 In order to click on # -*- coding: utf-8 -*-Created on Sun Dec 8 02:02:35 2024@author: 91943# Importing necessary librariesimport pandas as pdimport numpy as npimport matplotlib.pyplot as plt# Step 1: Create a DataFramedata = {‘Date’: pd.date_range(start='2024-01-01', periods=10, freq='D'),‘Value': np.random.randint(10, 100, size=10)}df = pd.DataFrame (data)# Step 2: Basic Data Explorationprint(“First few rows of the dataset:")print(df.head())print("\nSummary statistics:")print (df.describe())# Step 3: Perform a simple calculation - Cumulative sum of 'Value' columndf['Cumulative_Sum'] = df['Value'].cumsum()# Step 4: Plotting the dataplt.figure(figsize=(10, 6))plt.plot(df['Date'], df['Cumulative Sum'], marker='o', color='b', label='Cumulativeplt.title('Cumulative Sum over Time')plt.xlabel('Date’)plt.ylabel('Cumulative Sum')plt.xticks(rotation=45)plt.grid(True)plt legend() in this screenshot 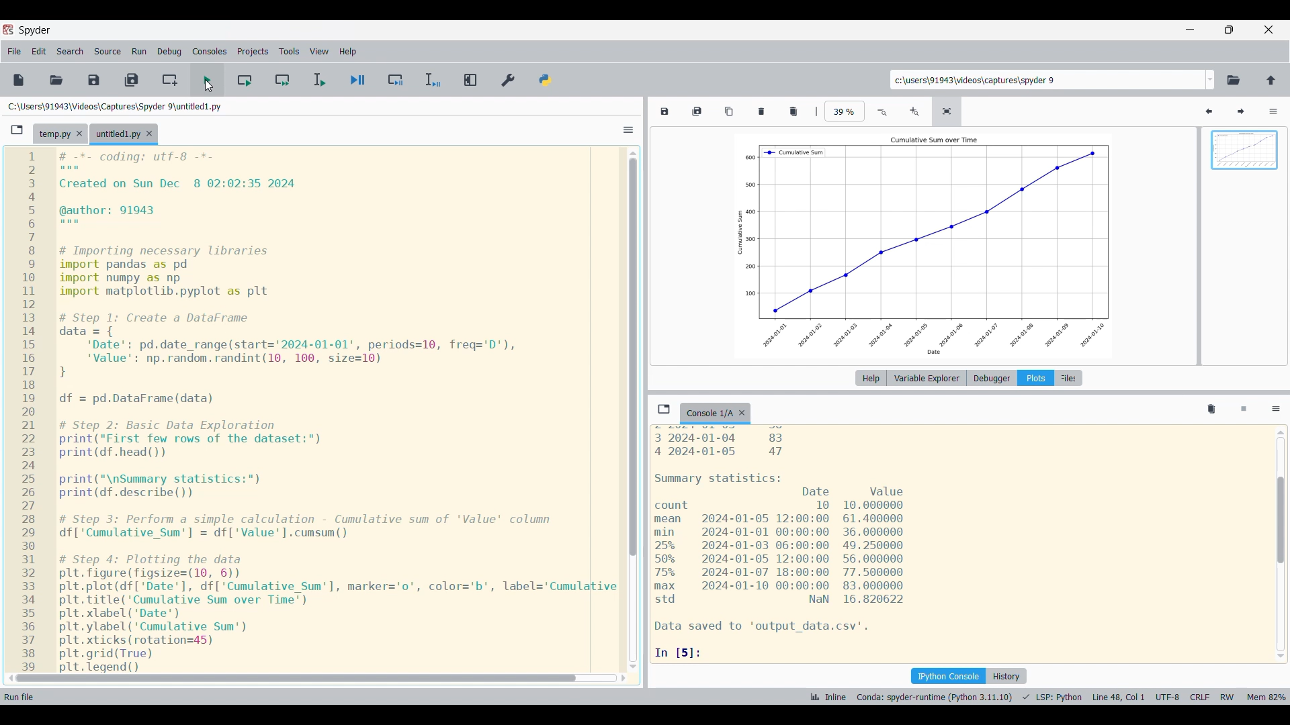, I will do `click(335, 412)`.